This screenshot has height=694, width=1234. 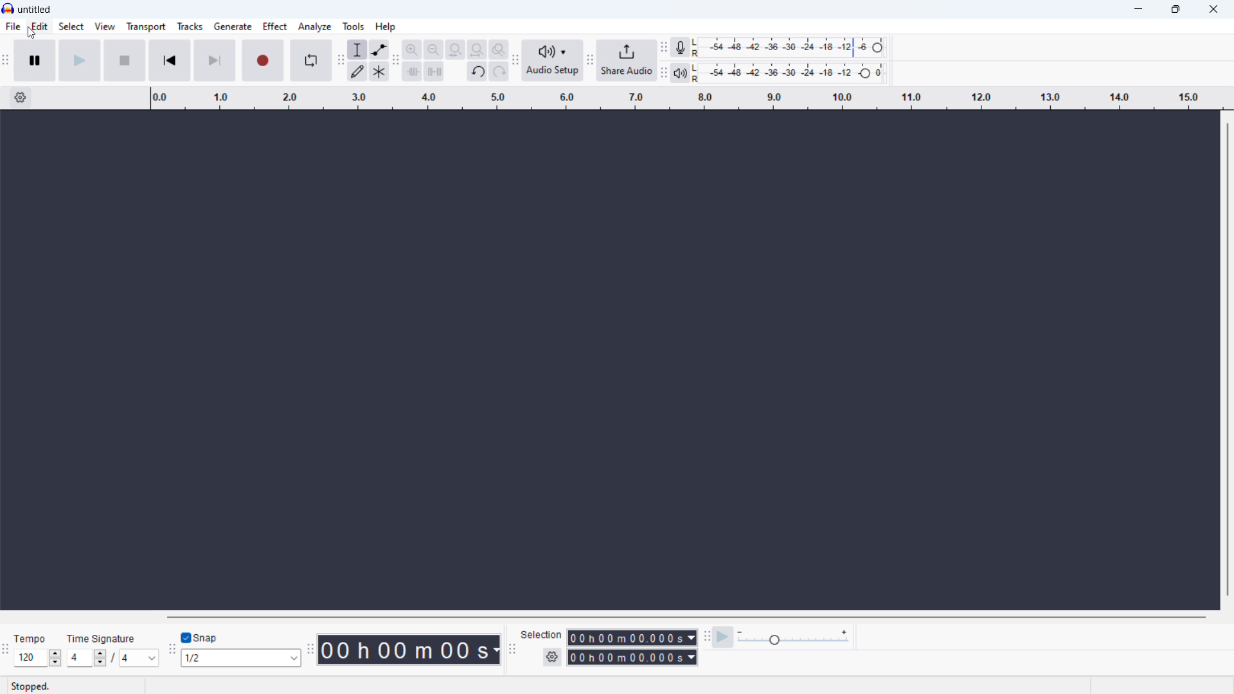 What do you see at coordinates (33, 35) in the screenshot?
I see `cursor` at bounding box center [33, 35].